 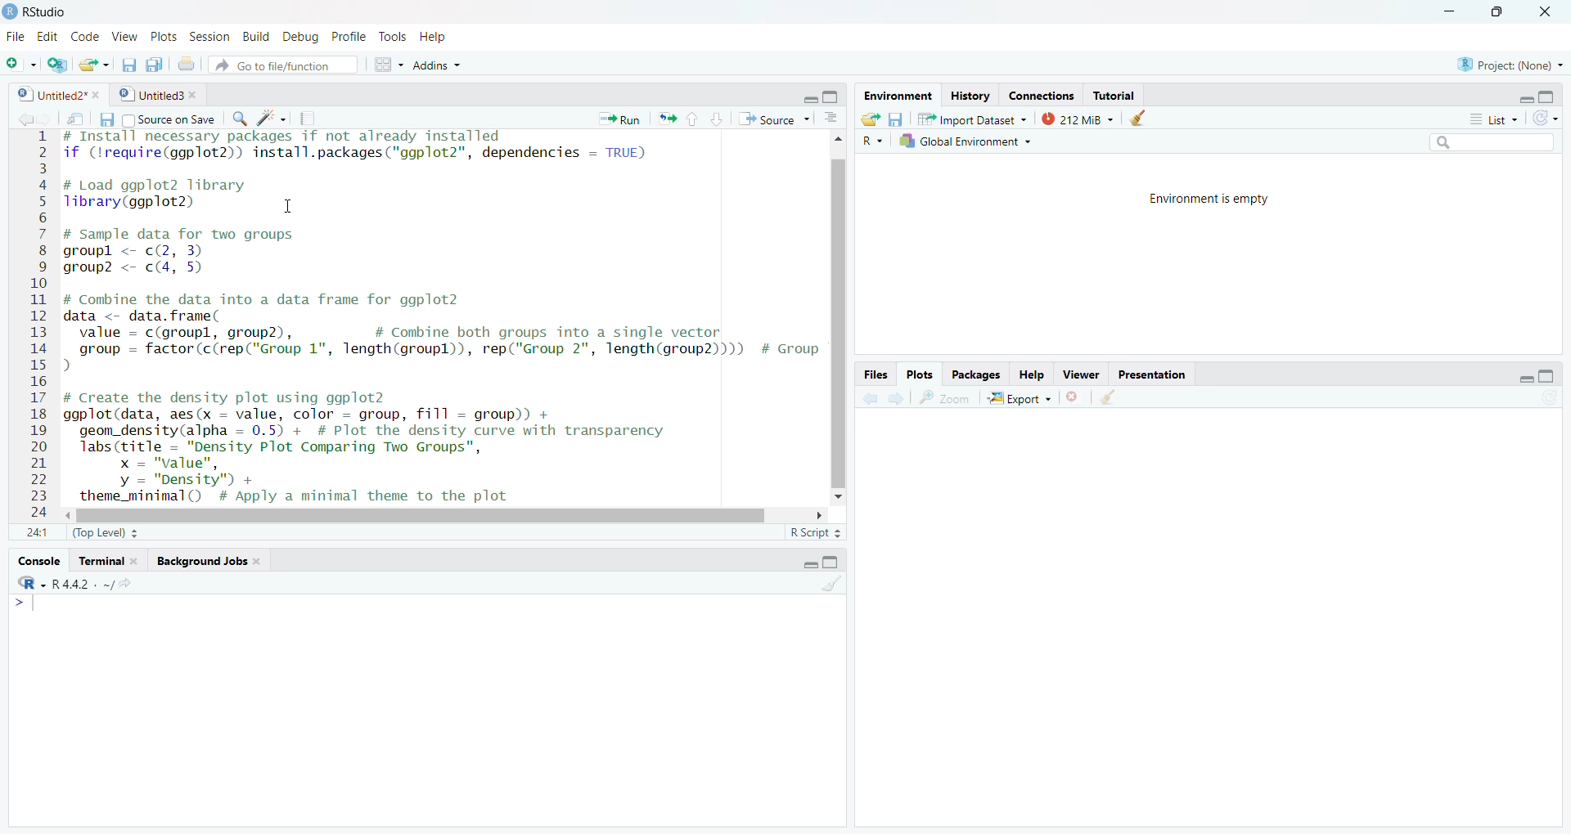 I want to click on go to previous section, so click(x=694, y=118).